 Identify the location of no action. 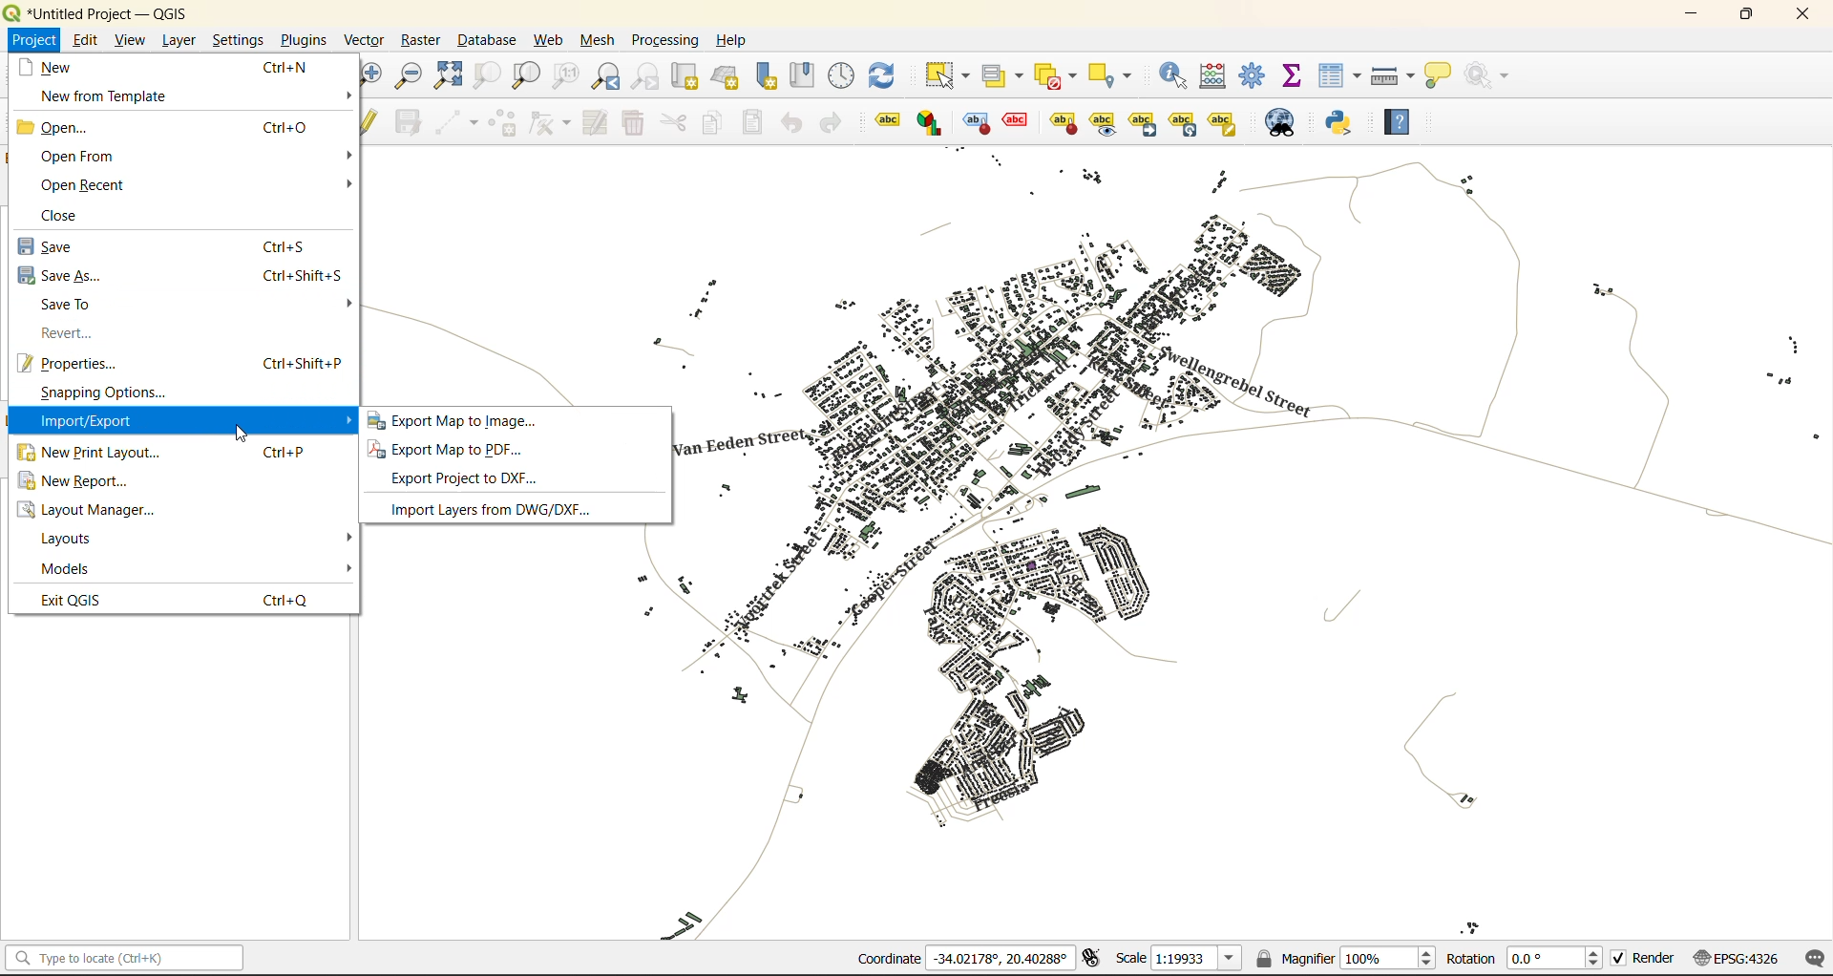
(1491, 75).